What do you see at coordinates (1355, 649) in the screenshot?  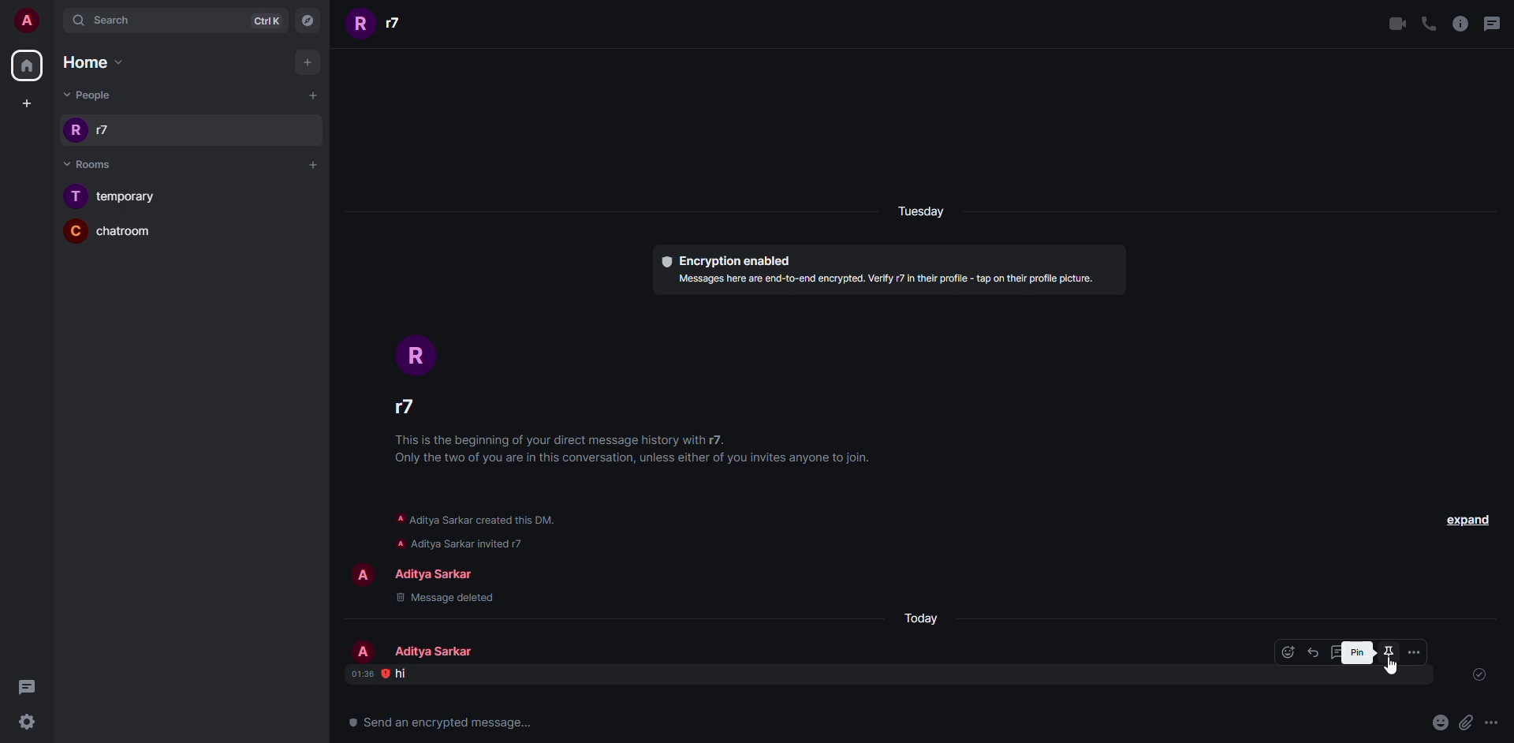 I see `pin` at bounding box center [1355, 649].